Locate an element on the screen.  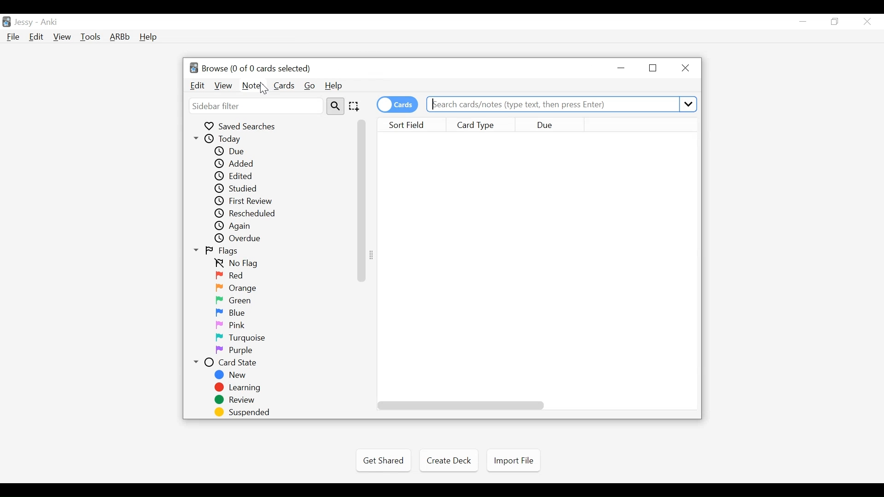
Search Cards/notes is located at coordinates (563, 104).